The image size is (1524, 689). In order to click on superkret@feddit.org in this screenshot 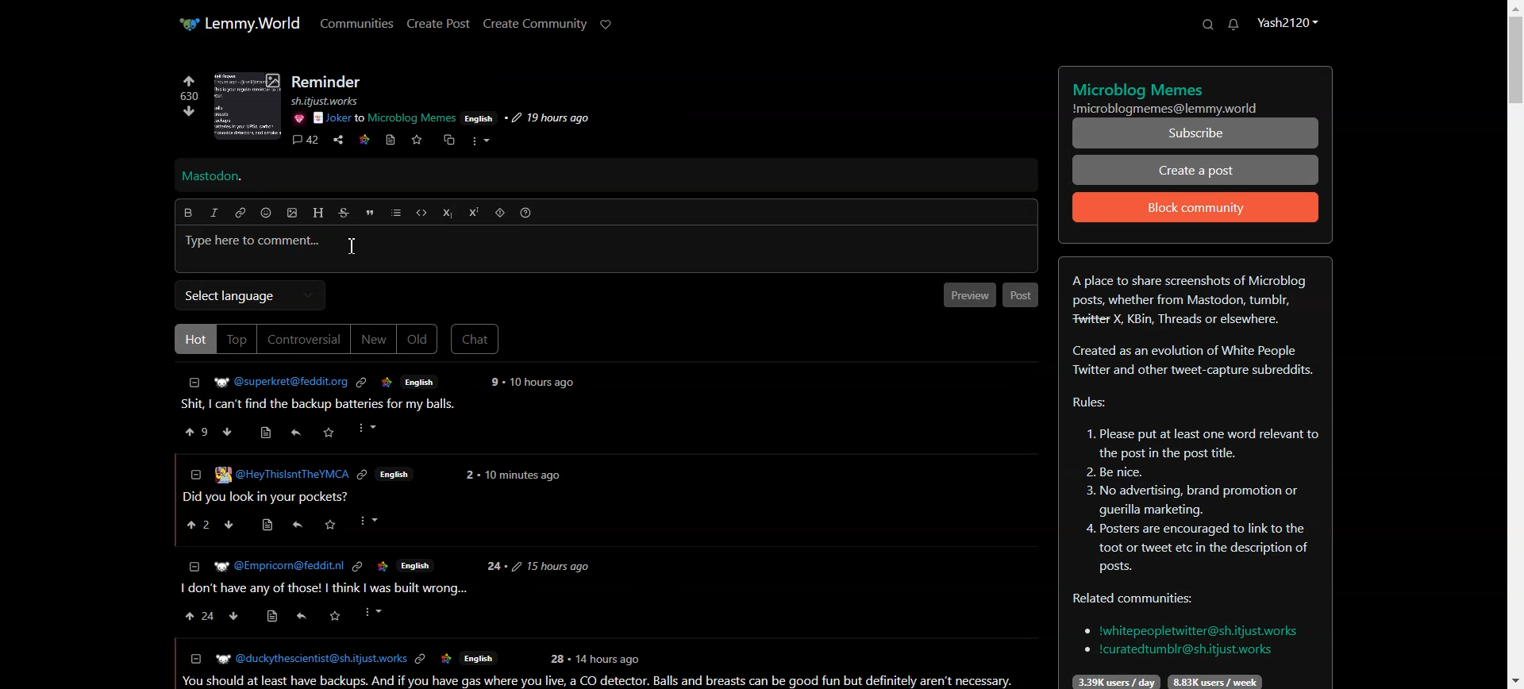, I will do `click(275, 379)`.